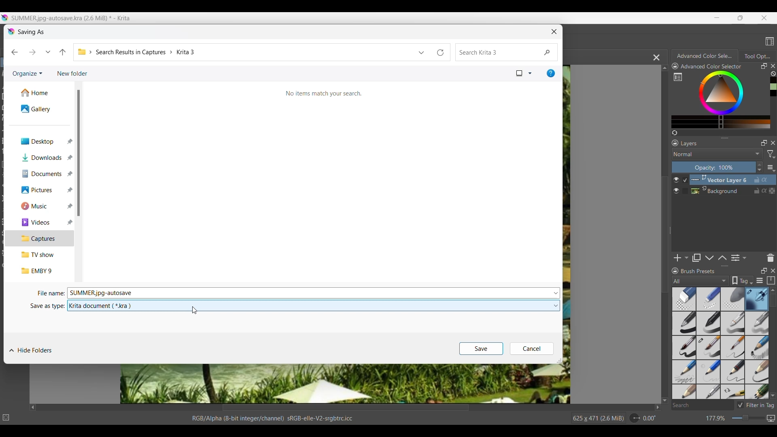  I want to click on Get help, so click(551, 73).